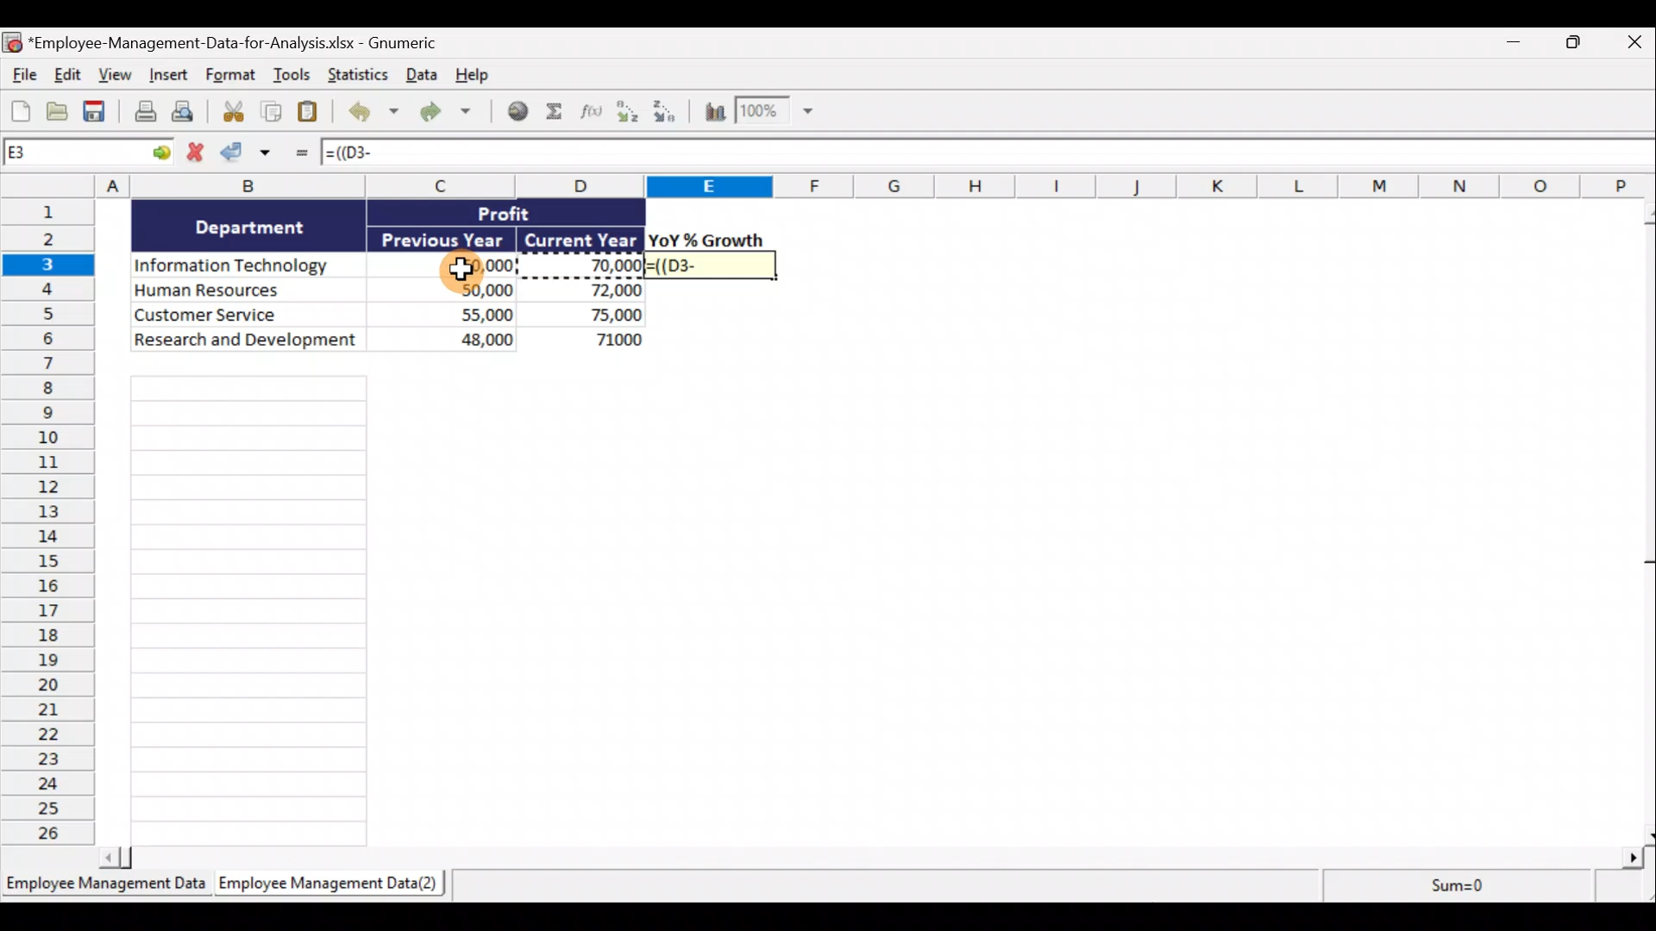  Describe the element at coordinates (198, 153) in the screenshot. I see `Cancel change` at that location.